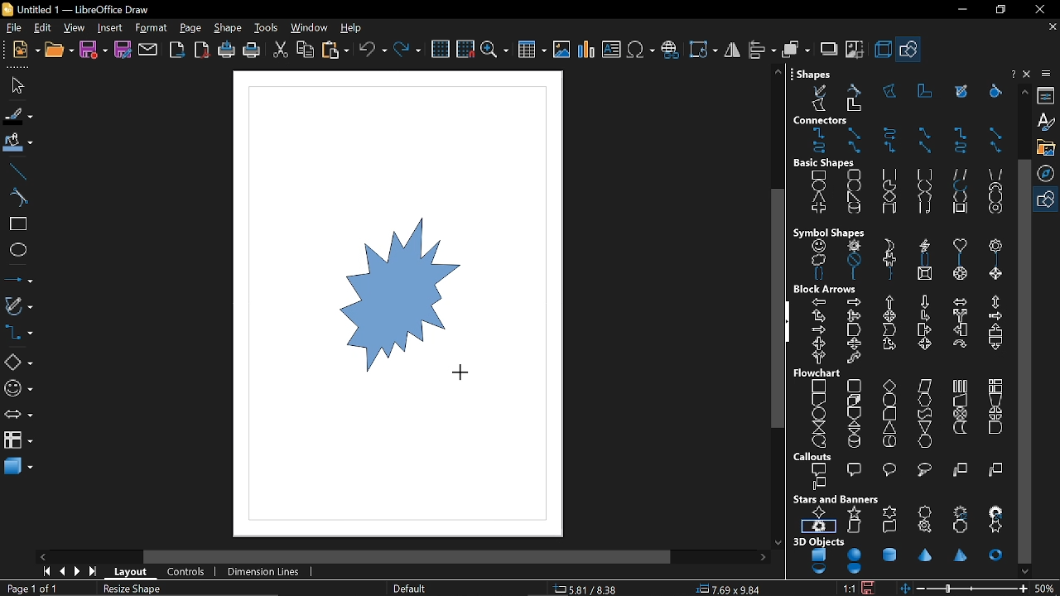 The width and height of the screenshot is (1060, 596). Describe the element at coordinates (411, 555) in the screenshot. I see `Horizontal scroll bar` at that location.